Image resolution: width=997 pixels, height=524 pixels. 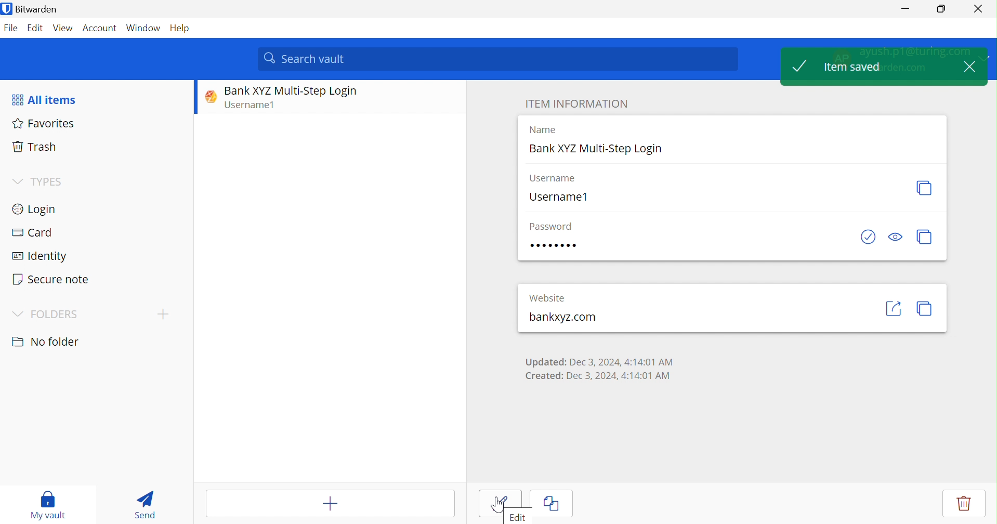 I want to click on Trash, so click(x=34, y=145).